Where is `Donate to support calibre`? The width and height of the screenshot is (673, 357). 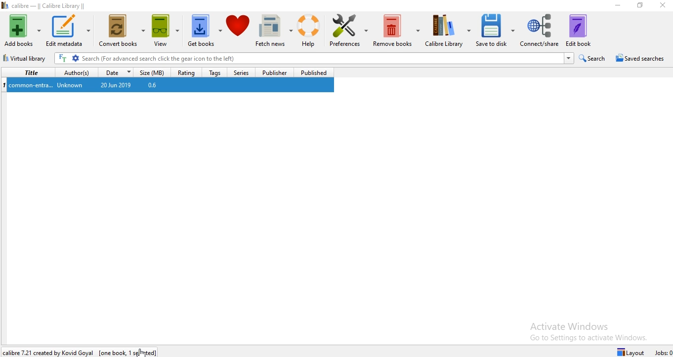
Donate to support calibre is located at coordinates (239, 32).